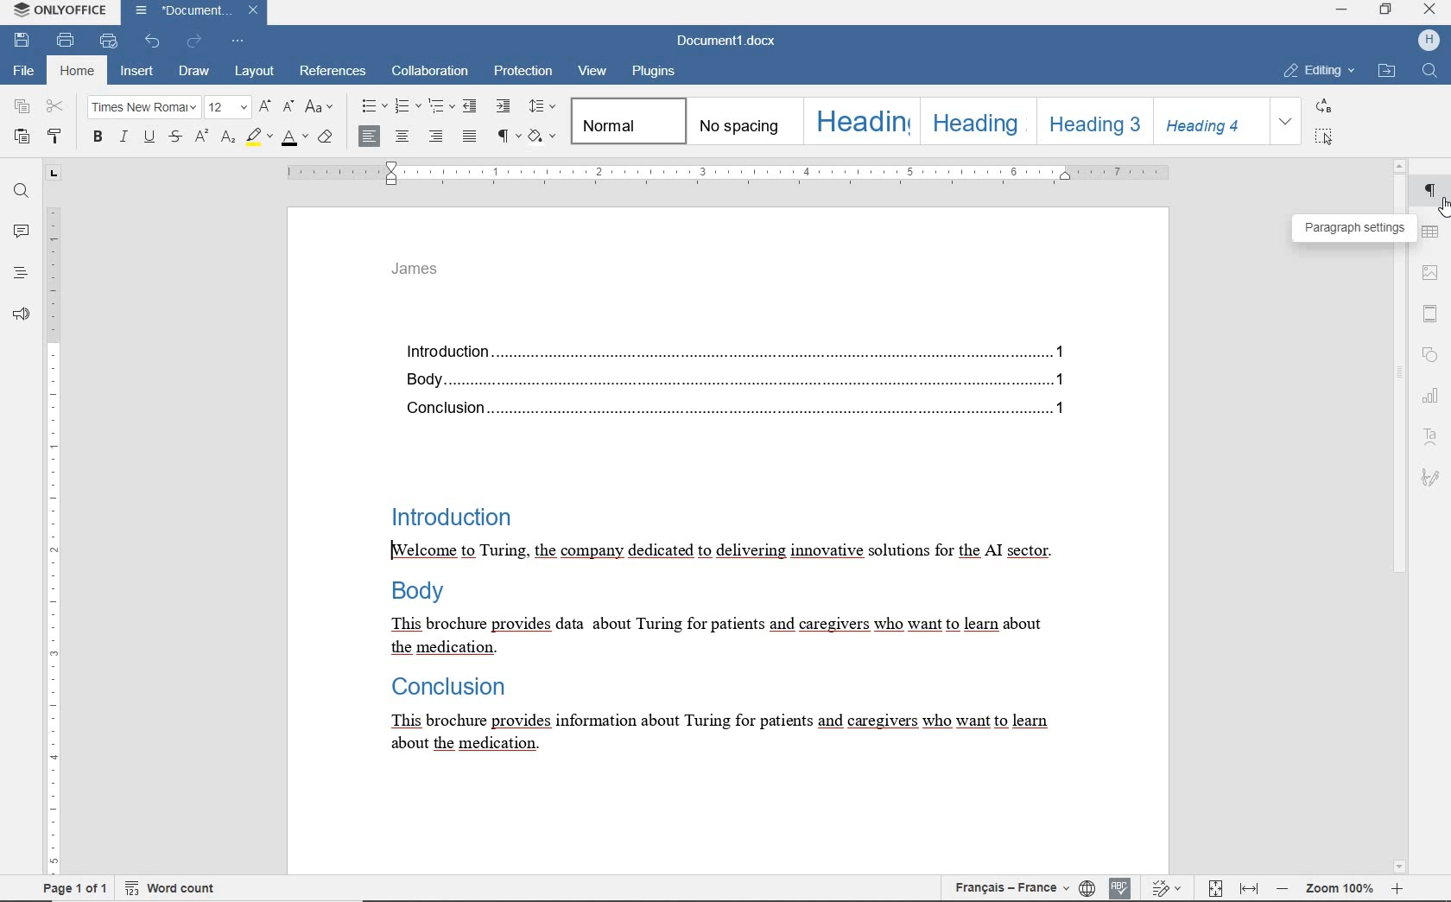  What do you see at coordinates (151, 138) in the screenshot?
I see `underline` at bounding box center [151, 138].